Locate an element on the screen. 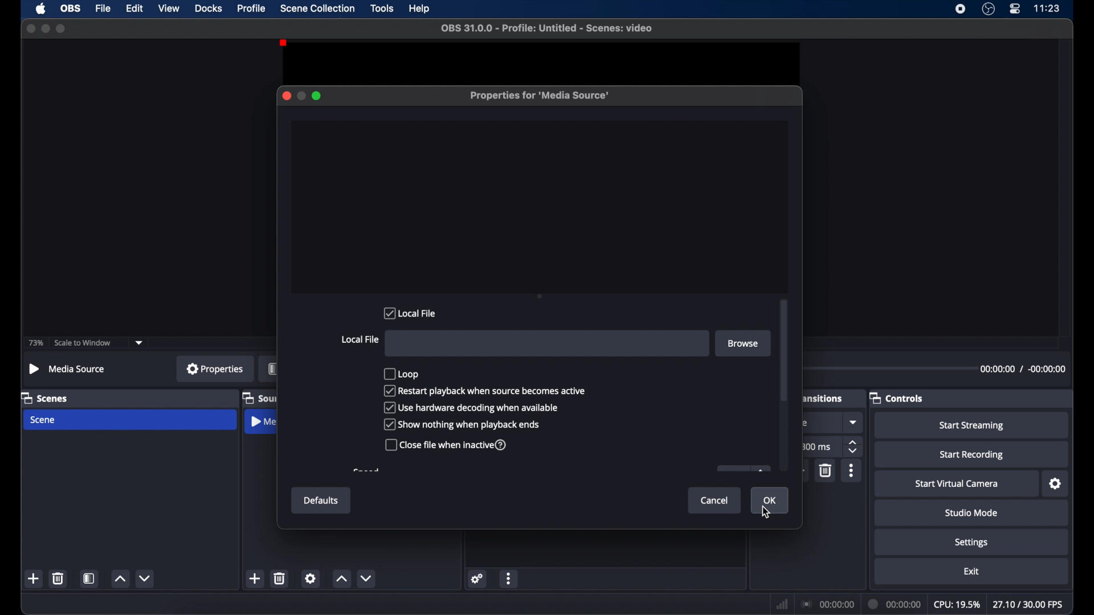 The height and width of the screenshot is (615, 1094). file name is located at coordinates (548, 28).